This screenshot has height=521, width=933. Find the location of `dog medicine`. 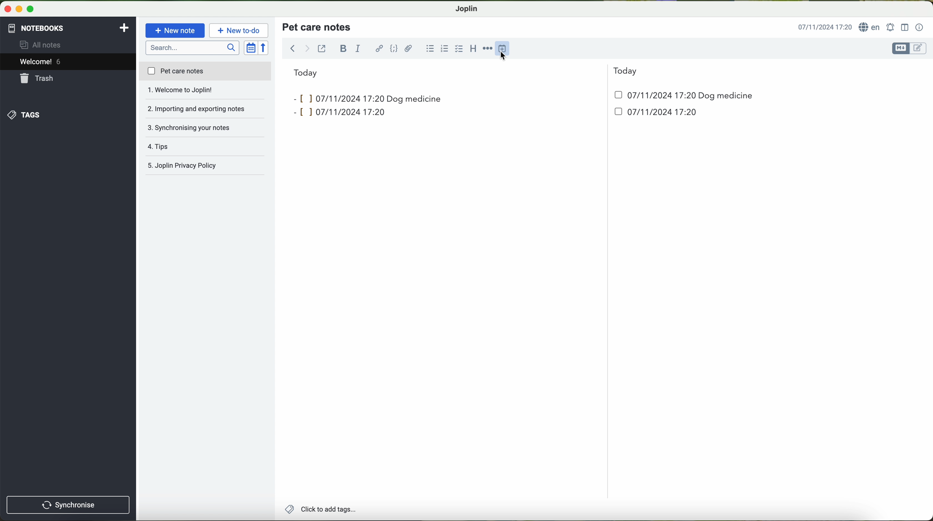

dog medicine is located at coordinates (415, 100).